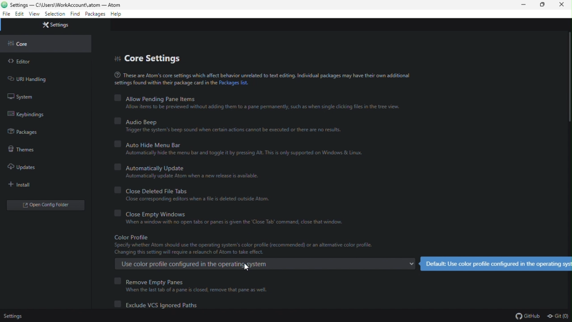 This screenshot has width=572, height=322. What do you see at coordinates (496, 263) in the screenshot?
I see `default ` at bounding box center [496, 263].